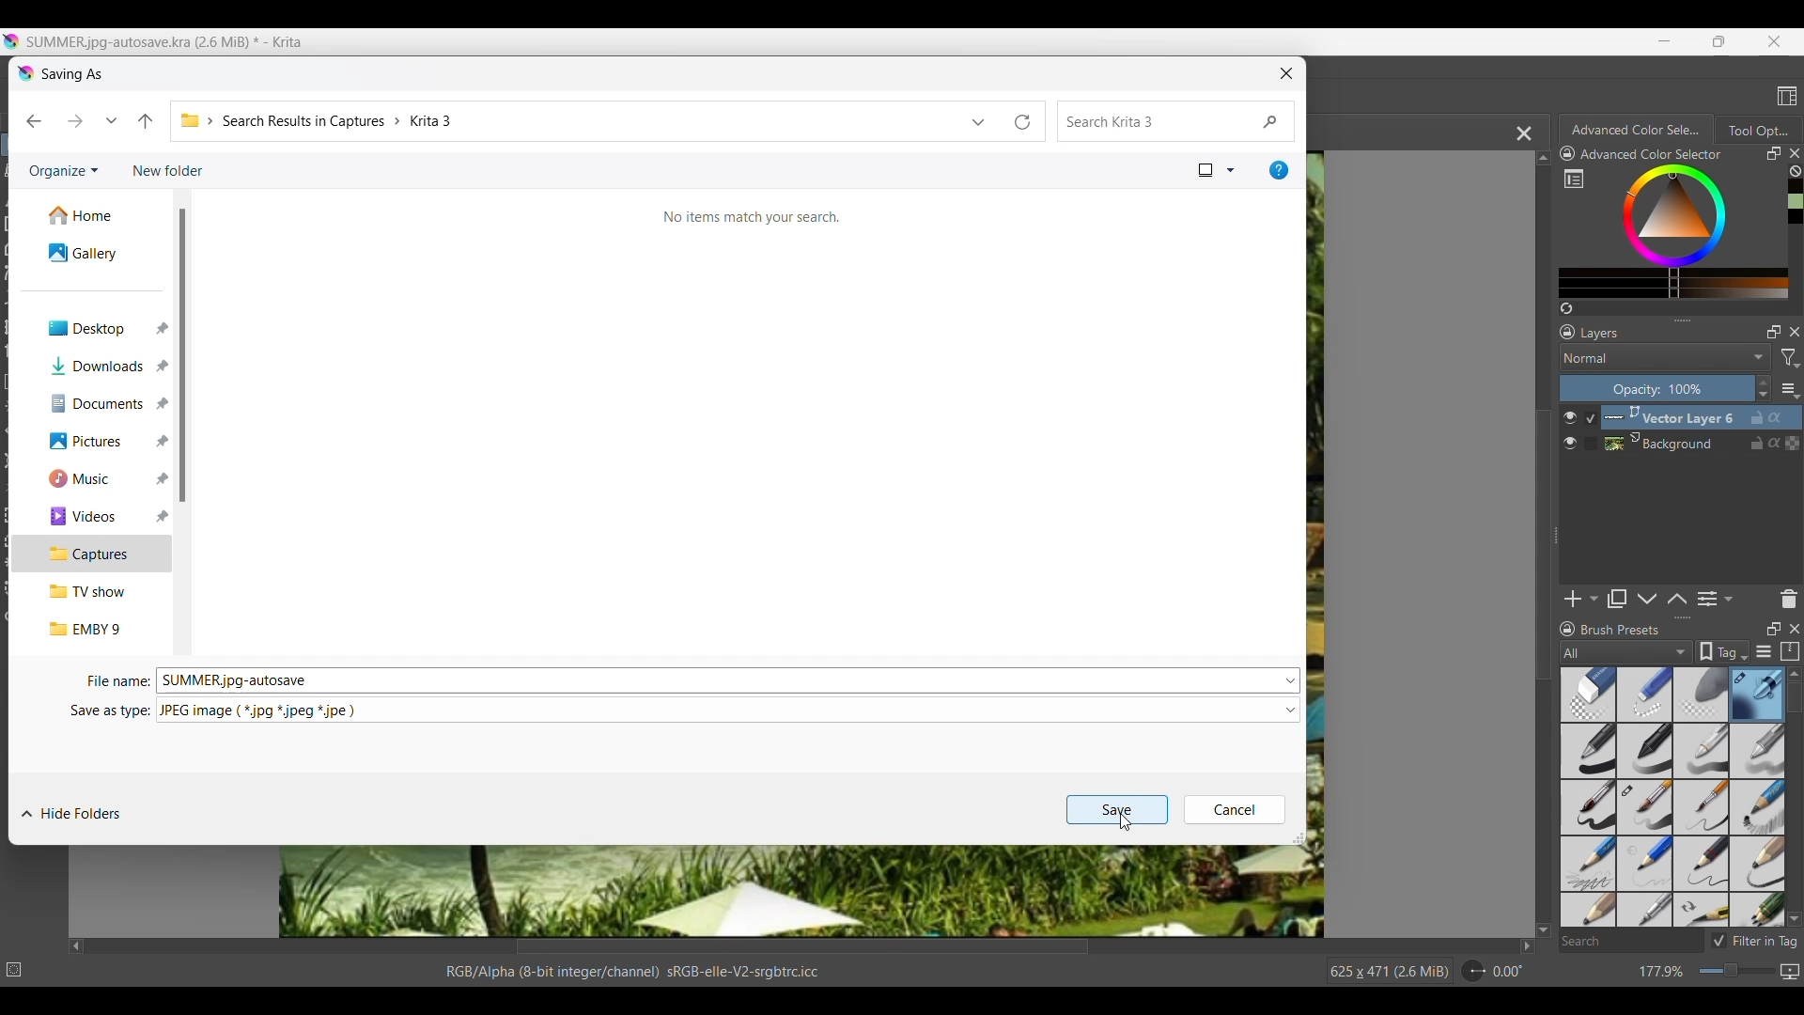 This screenshot has height=1015, width=1804. I want to click on Slider to change zoom, so click(1736, 971).